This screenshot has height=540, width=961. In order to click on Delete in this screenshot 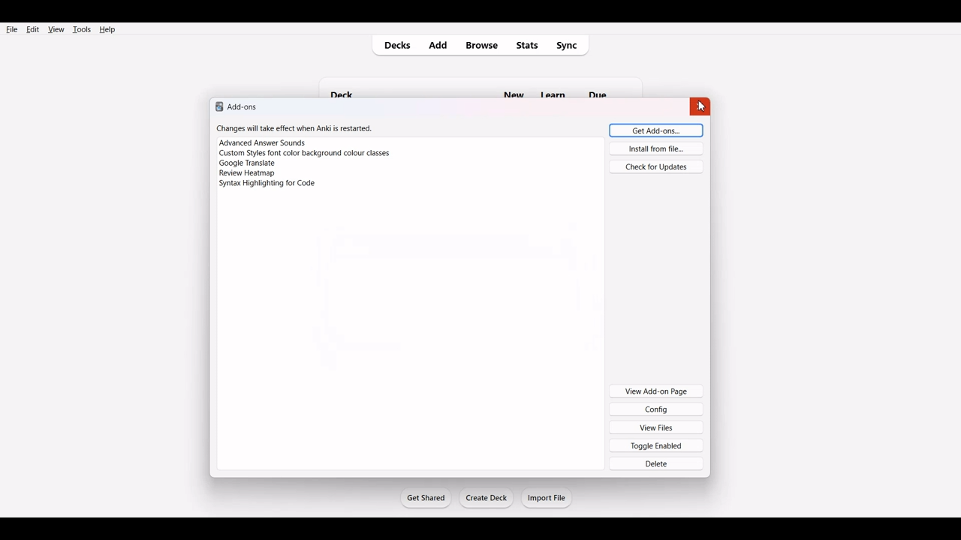, I will do `click(657, 463)`.